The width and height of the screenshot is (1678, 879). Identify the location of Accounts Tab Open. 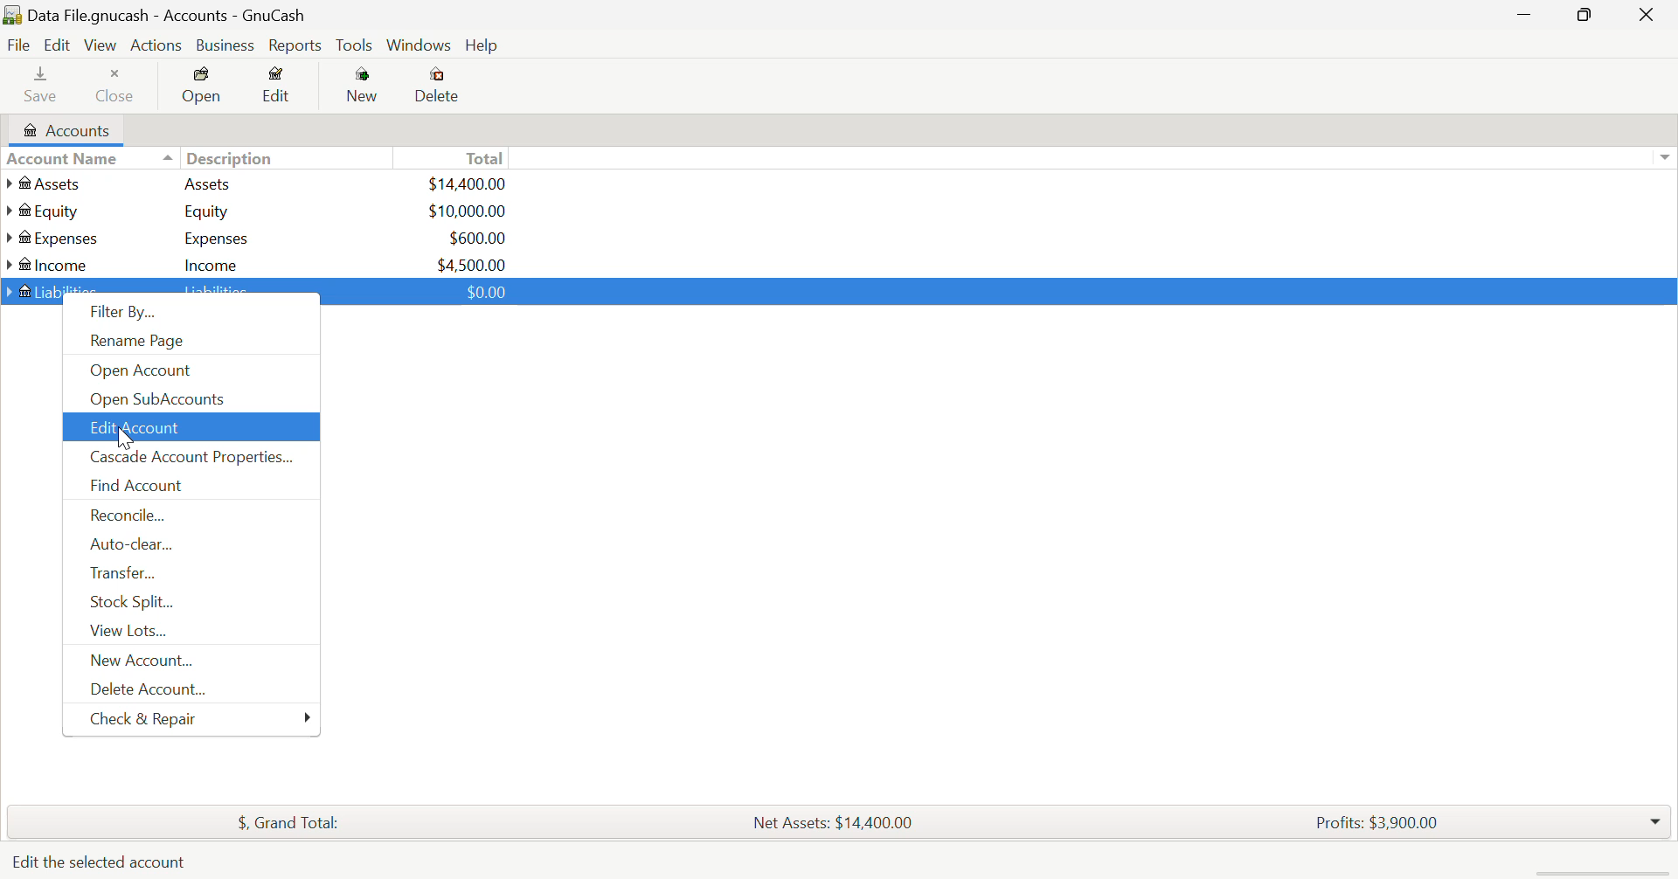
(72, 130).